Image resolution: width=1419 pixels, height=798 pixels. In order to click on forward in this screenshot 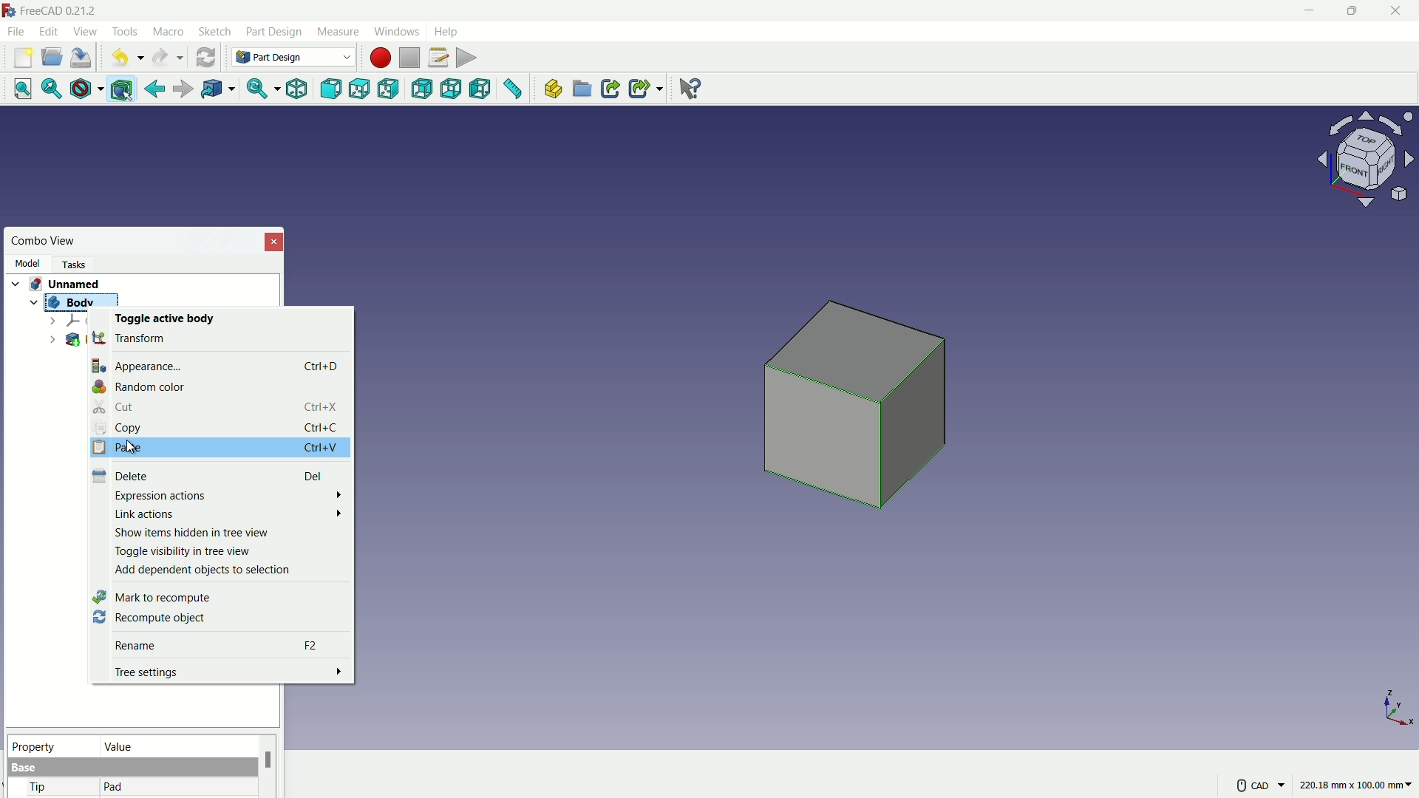, I will do `click(181, 91)`.